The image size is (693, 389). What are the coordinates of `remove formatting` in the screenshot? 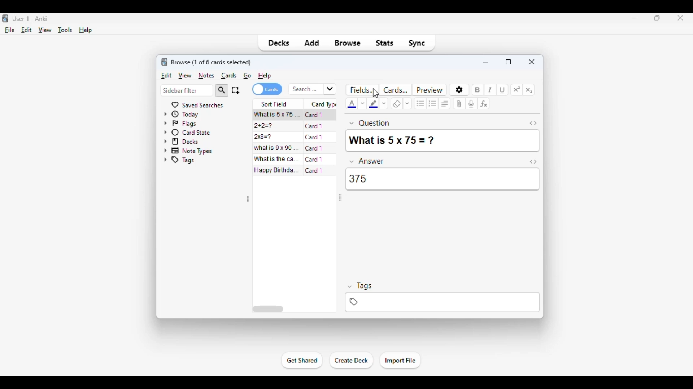 It's located at (396, 104).